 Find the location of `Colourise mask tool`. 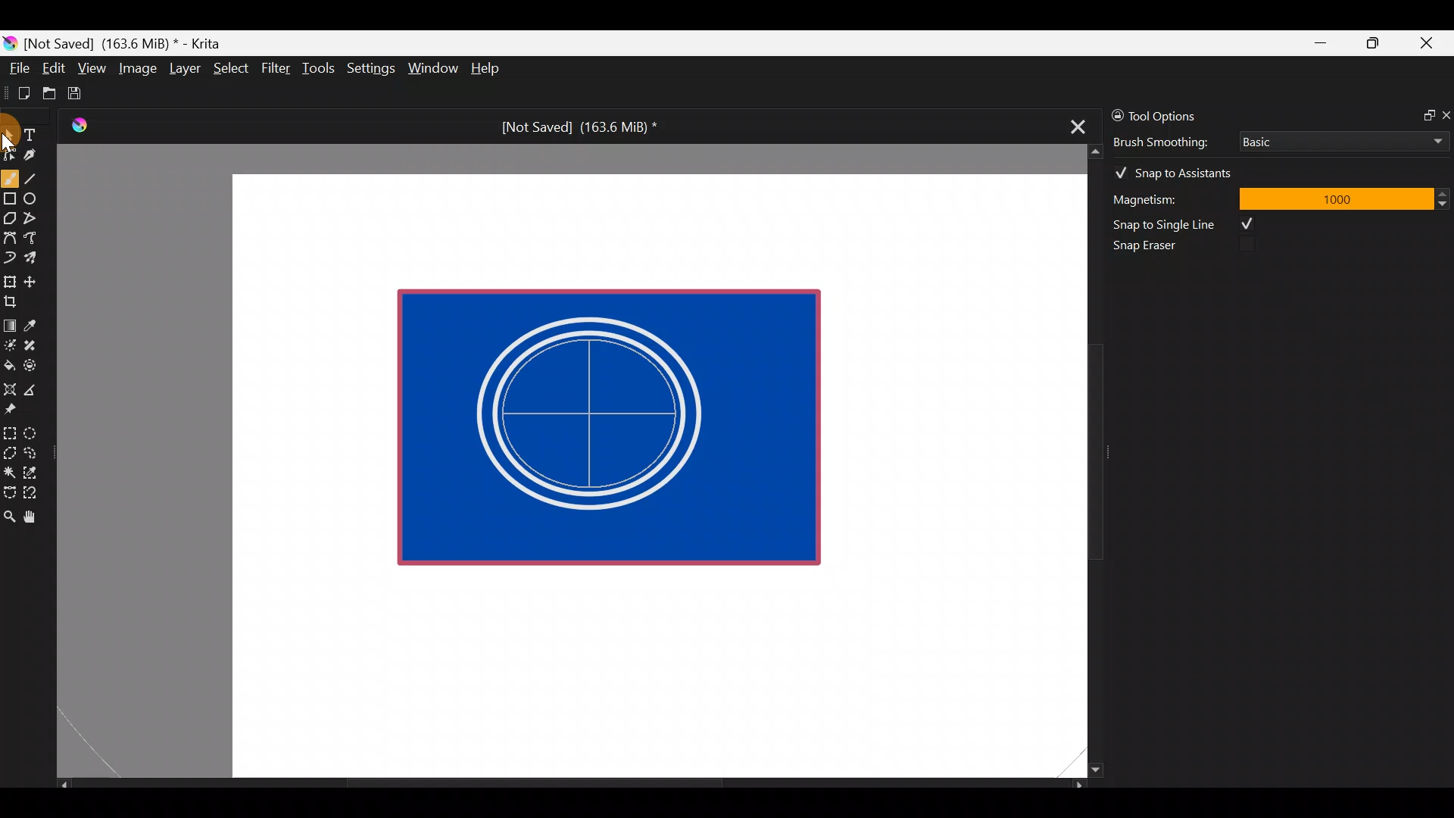

Colourise mask tool is located at coordinates (10, 343).